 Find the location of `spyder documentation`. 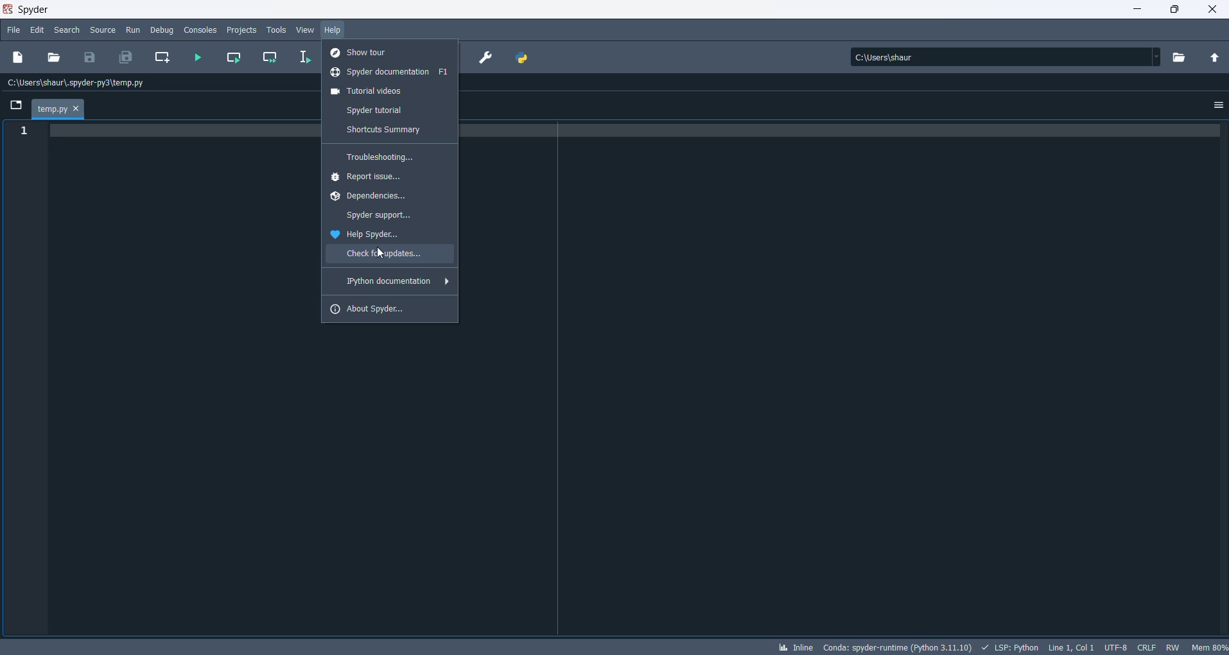

spyder documentation is located at coordinates (392, 73).